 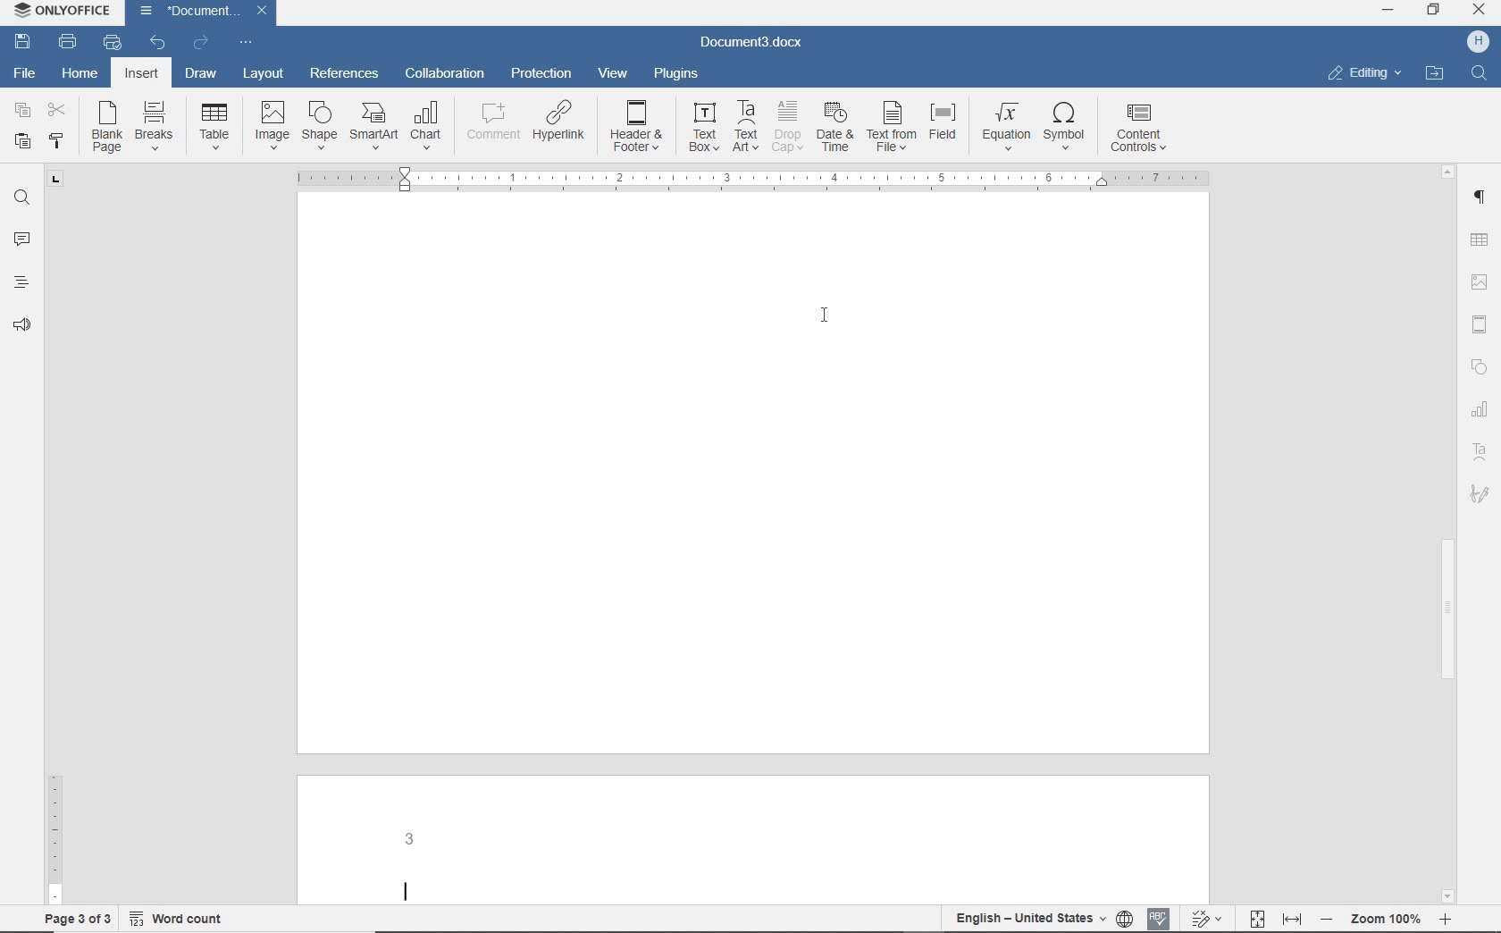 I want to click on TEXT FROM FILE, so click(x=893, y=127).